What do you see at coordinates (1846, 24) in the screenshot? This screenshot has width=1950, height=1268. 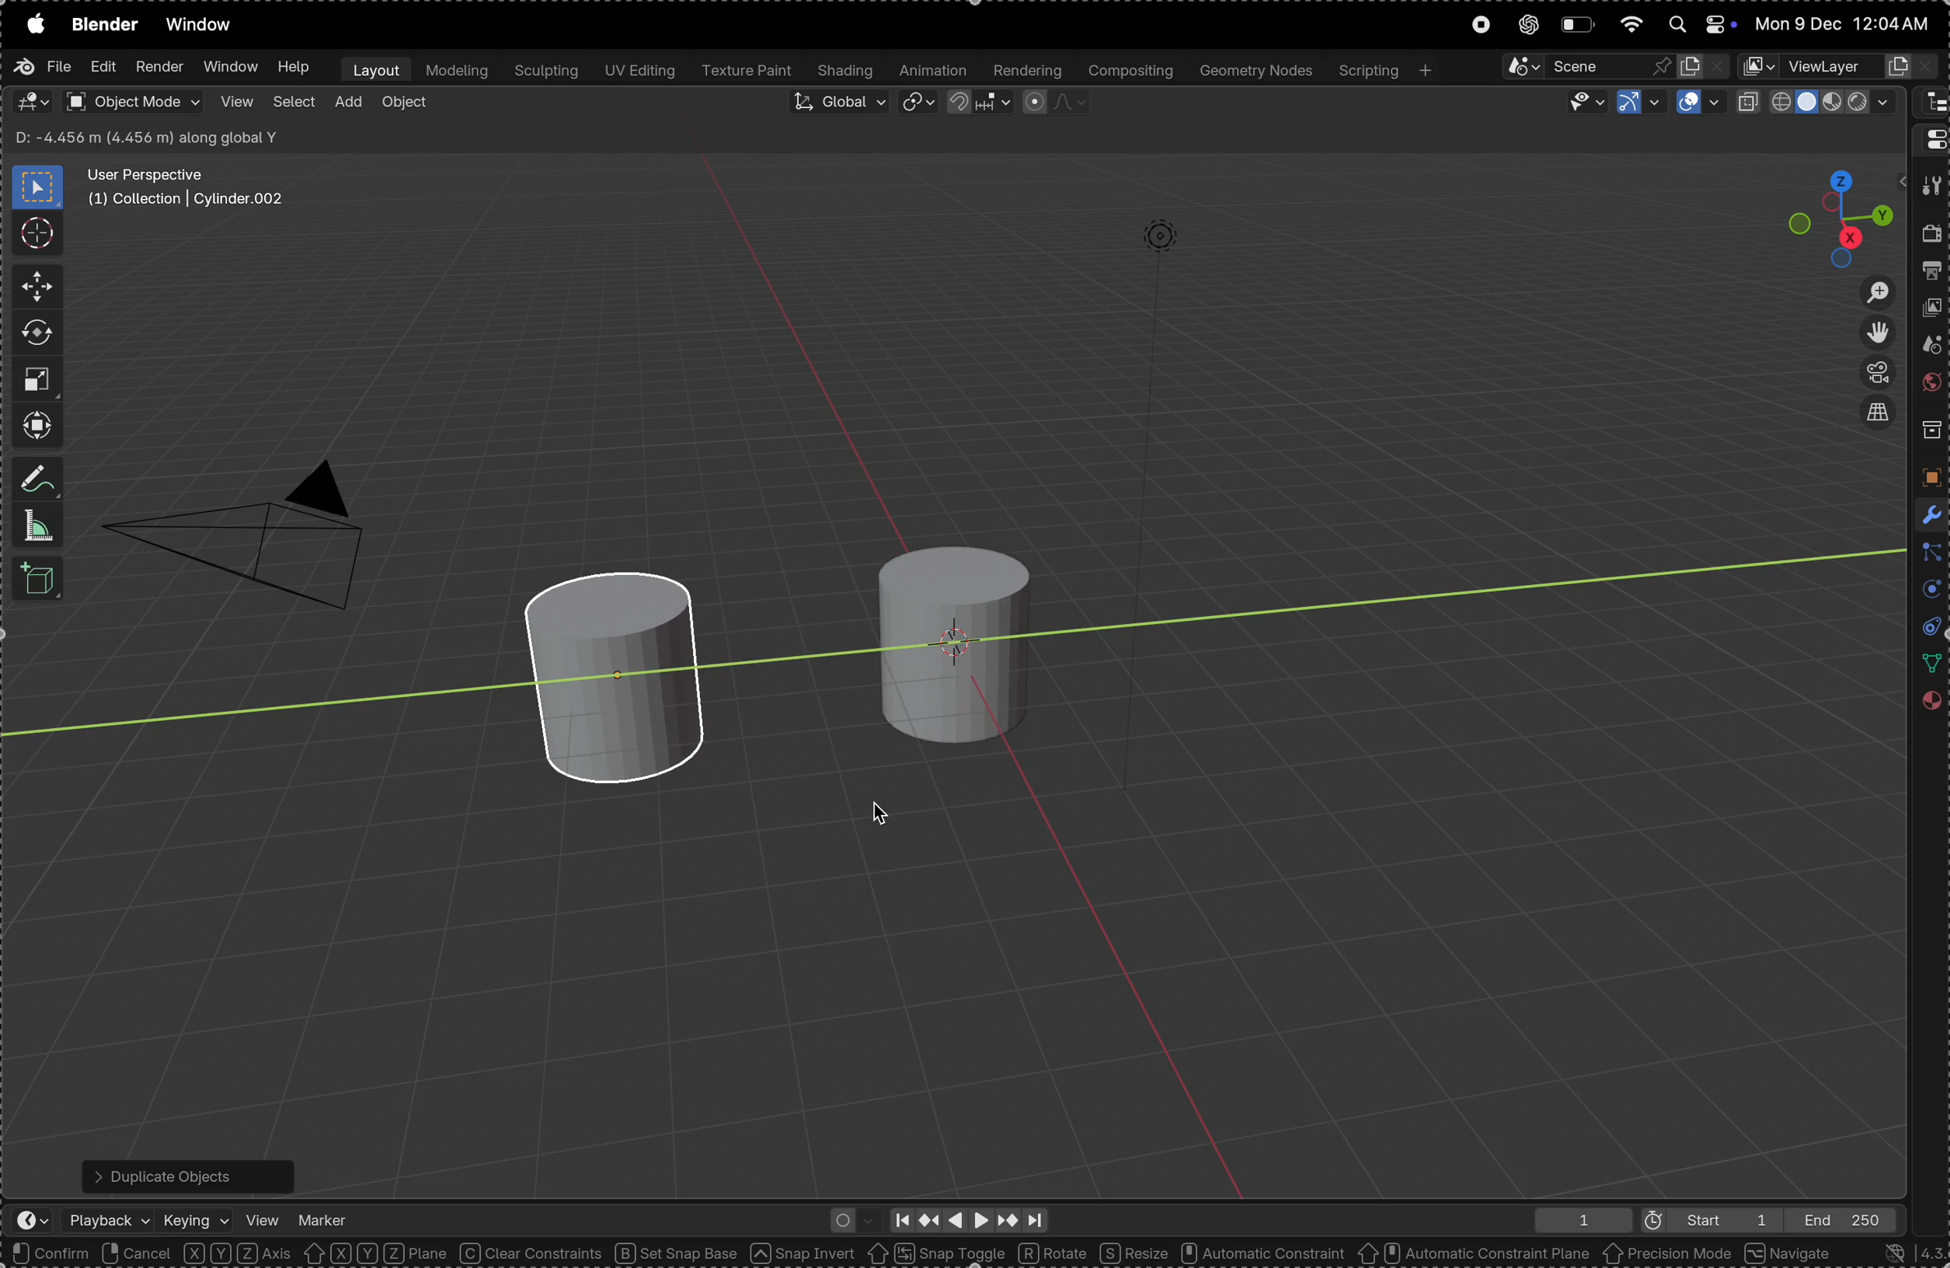 I see `date and time` at bounding box center [1846, 24].